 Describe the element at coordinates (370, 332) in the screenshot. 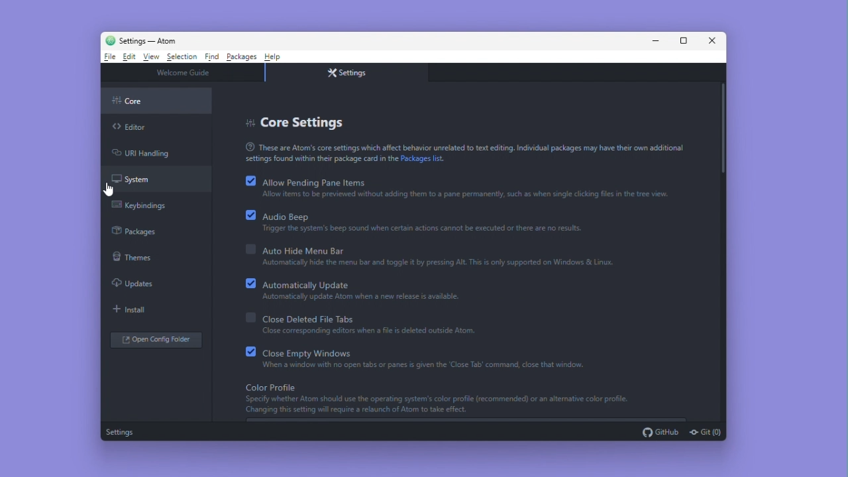

I see `close corresponding editors when a file is deleted outside of ATOM` at that location.